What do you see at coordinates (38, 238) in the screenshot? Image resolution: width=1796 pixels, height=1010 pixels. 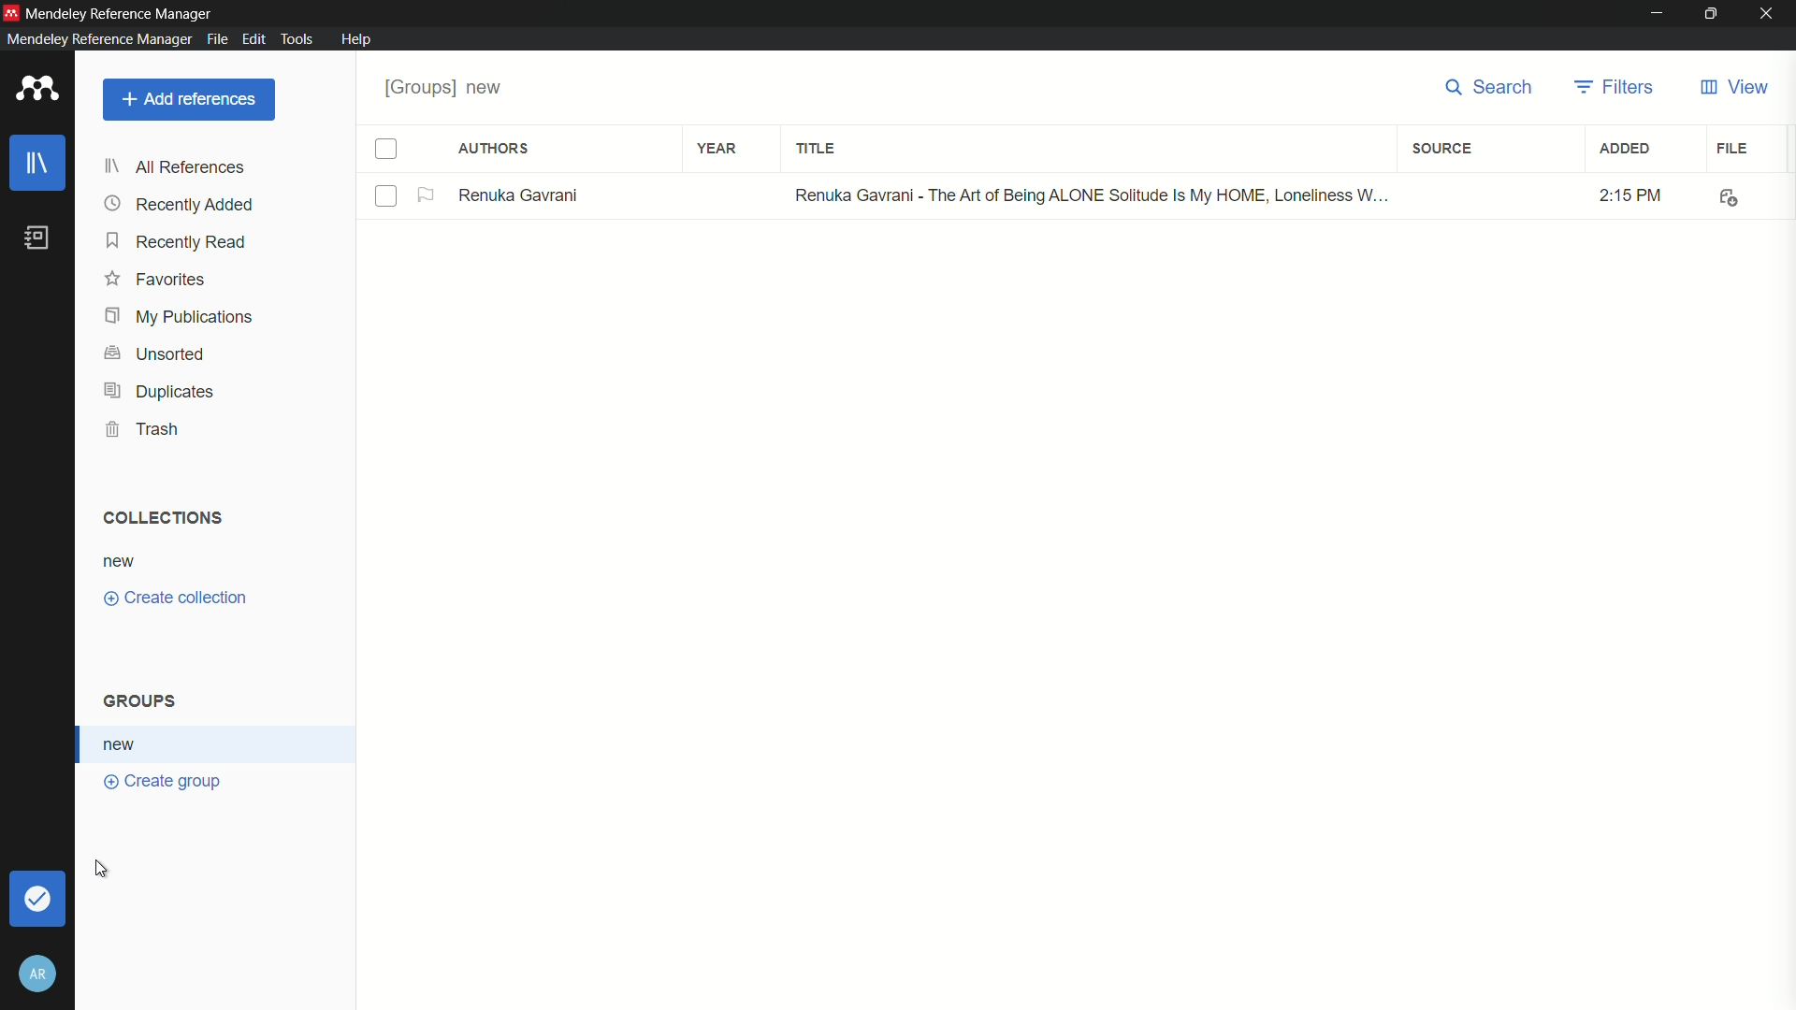 I see `book` at bounding box center [38, 238].